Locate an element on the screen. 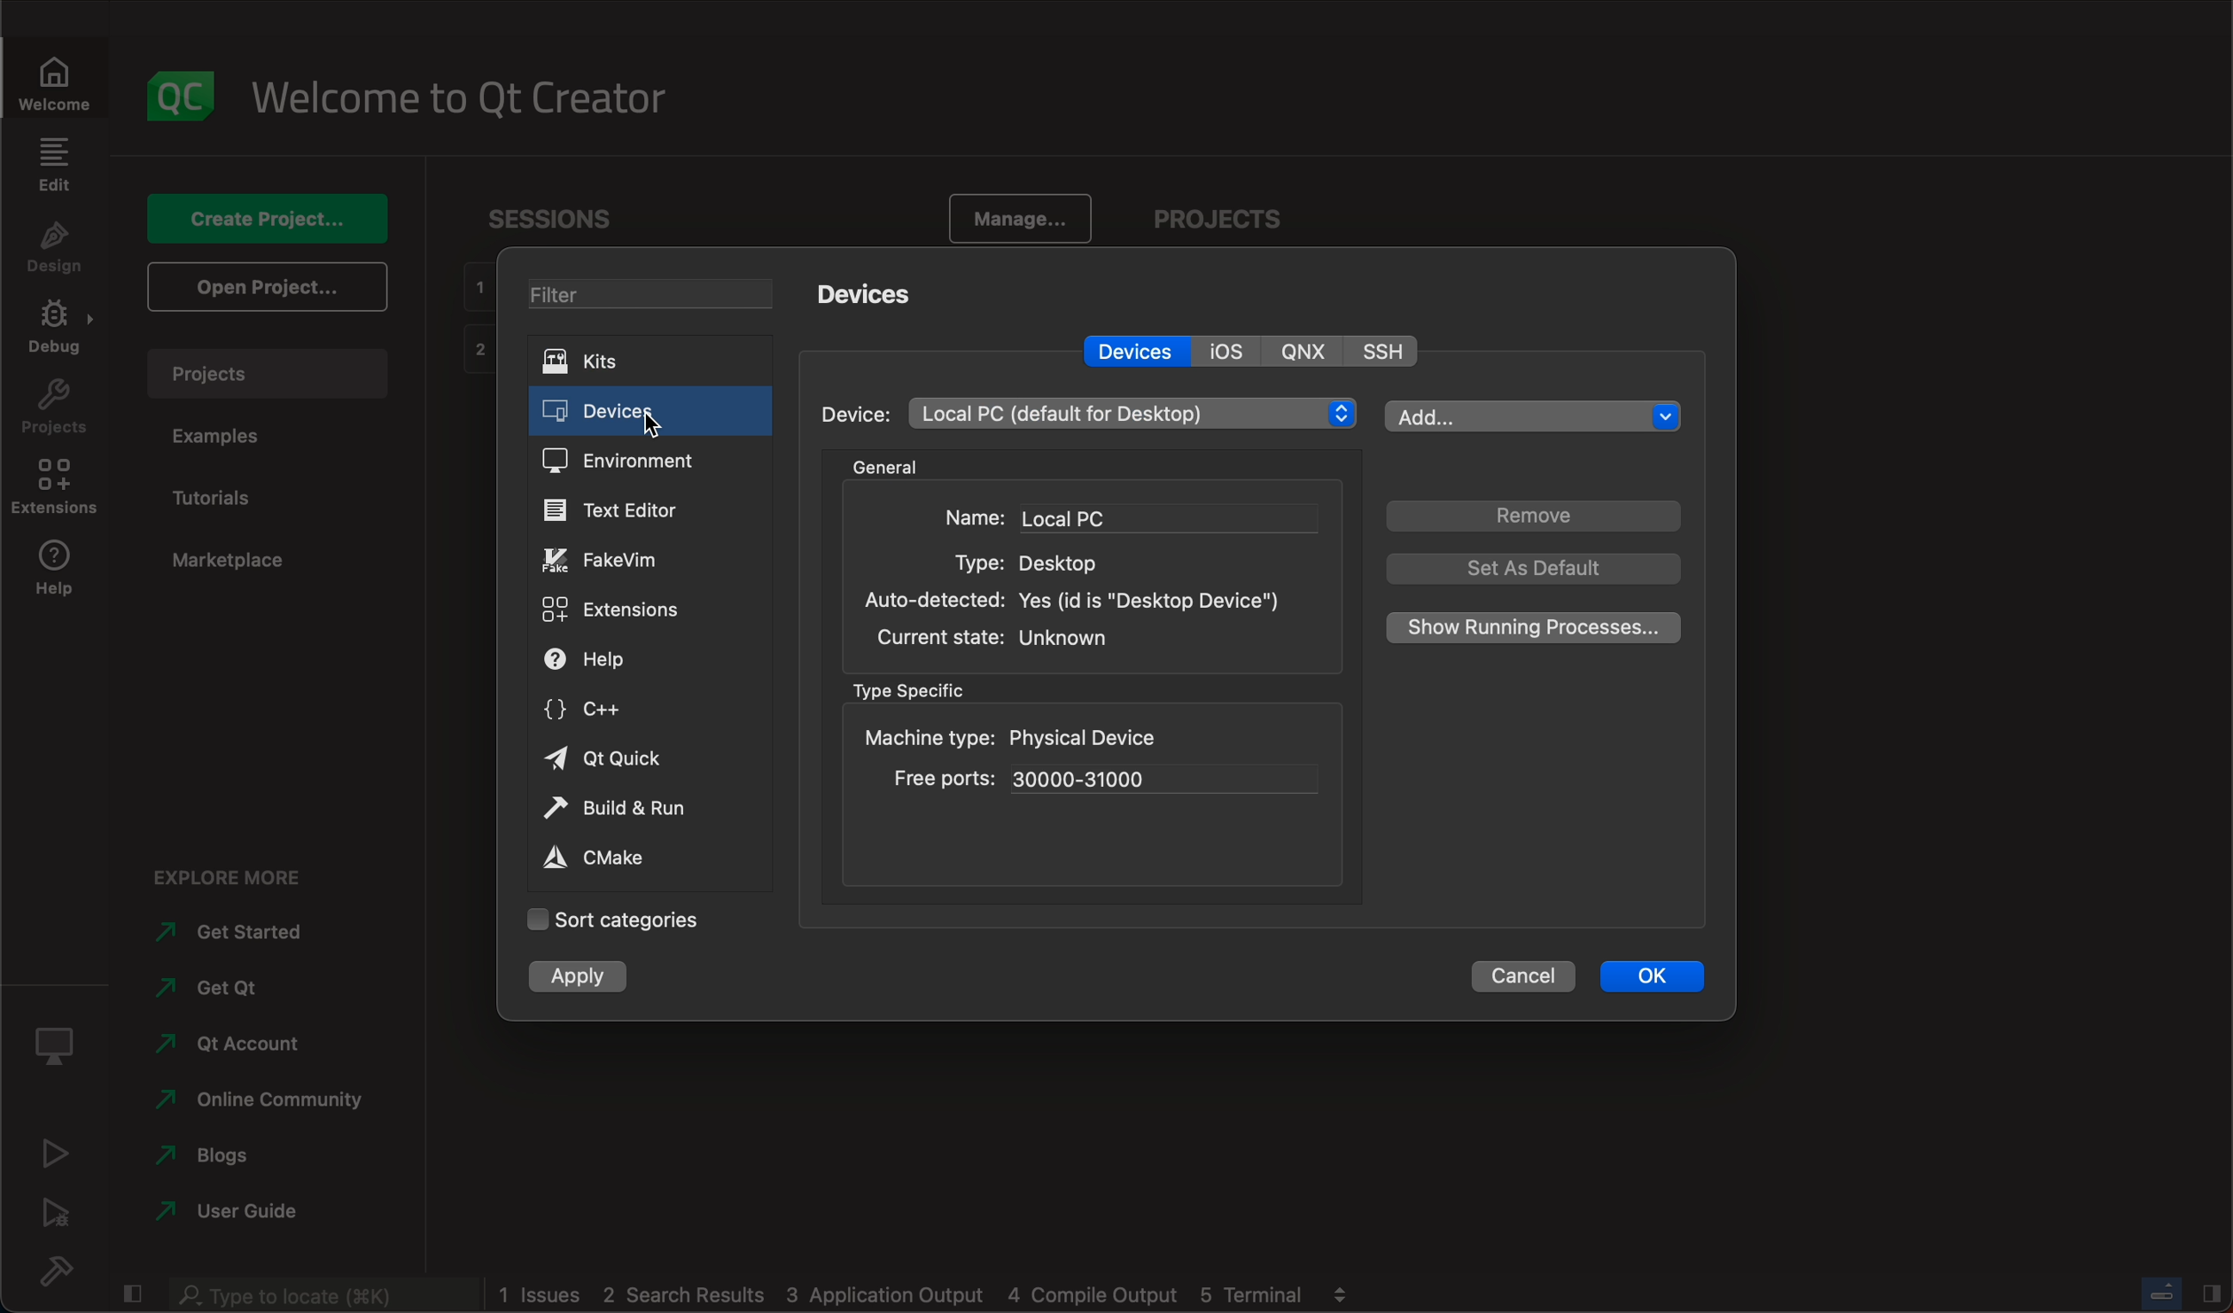 The height and width of the screenshot is (1313, 2233). user guide is located at coordinates (256, 1208).